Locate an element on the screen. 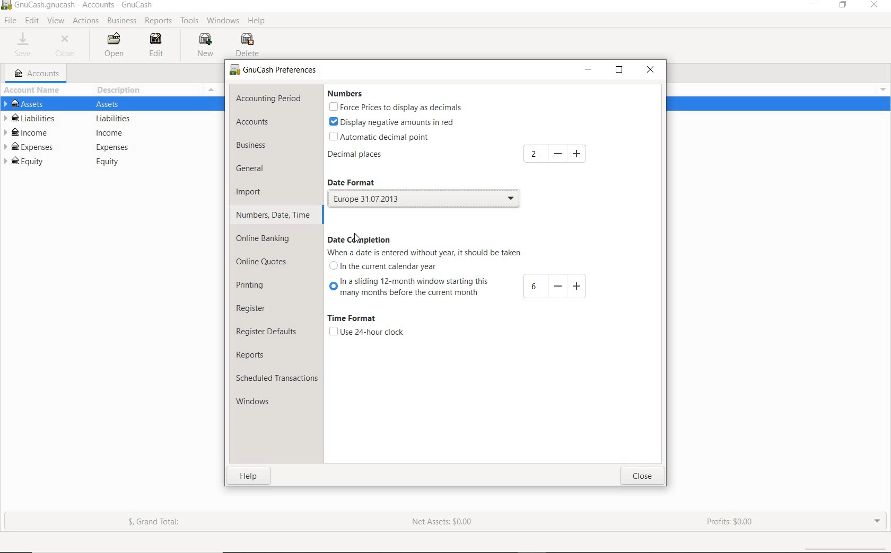 The width and height of the screenshot is (891, 553). FILE is located at coordinates (11, 21).